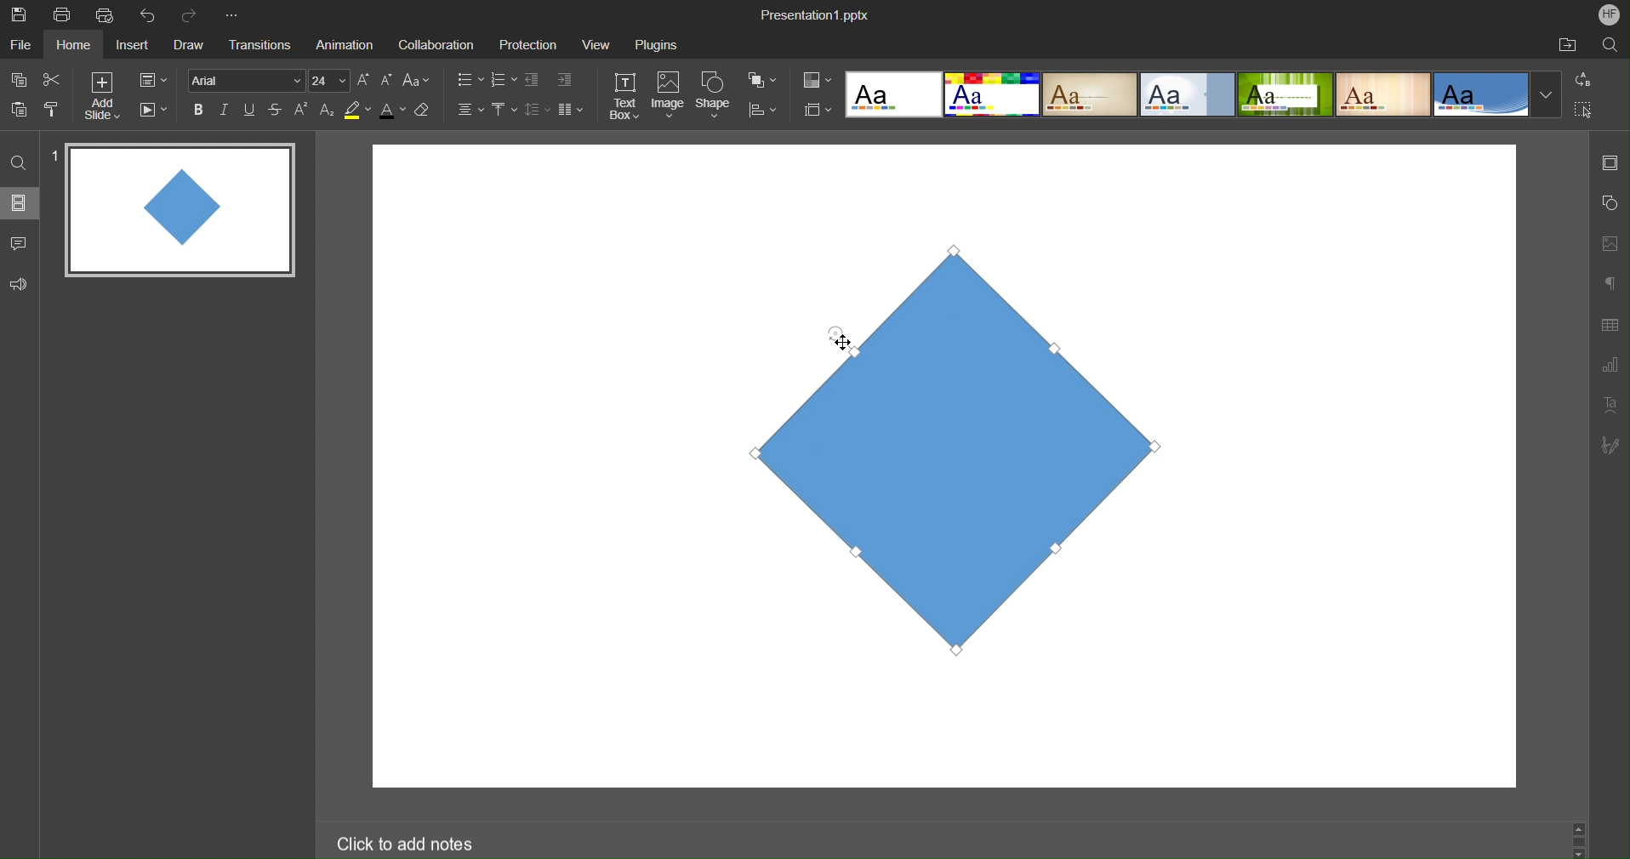 The width and height of the screenshot is (1630, 859). What do you see at coordinates (470, 109) in the screenshot?
I see `Alignment` at bounding box center [470, 109].